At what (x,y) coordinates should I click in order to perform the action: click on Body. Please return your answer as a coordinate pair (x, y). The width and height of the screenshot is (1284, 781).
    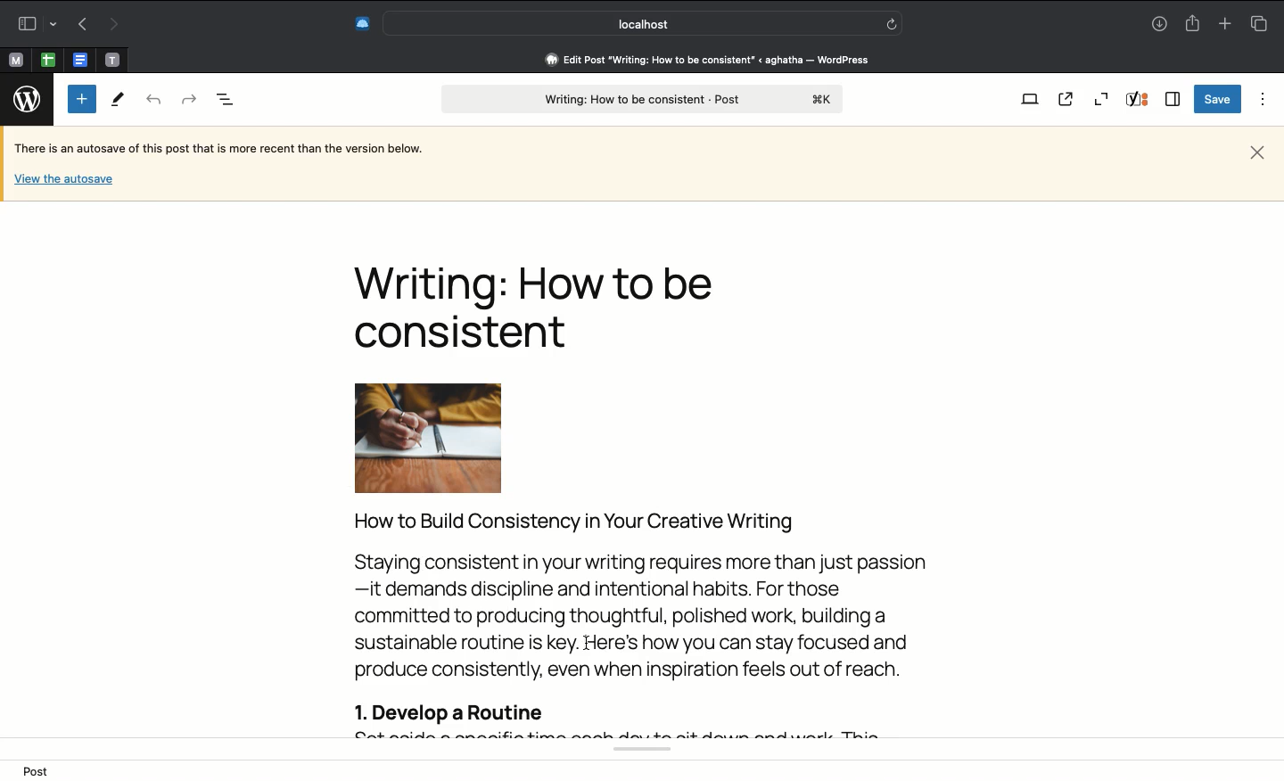
    Looking at the image, I should click on (652, 621).